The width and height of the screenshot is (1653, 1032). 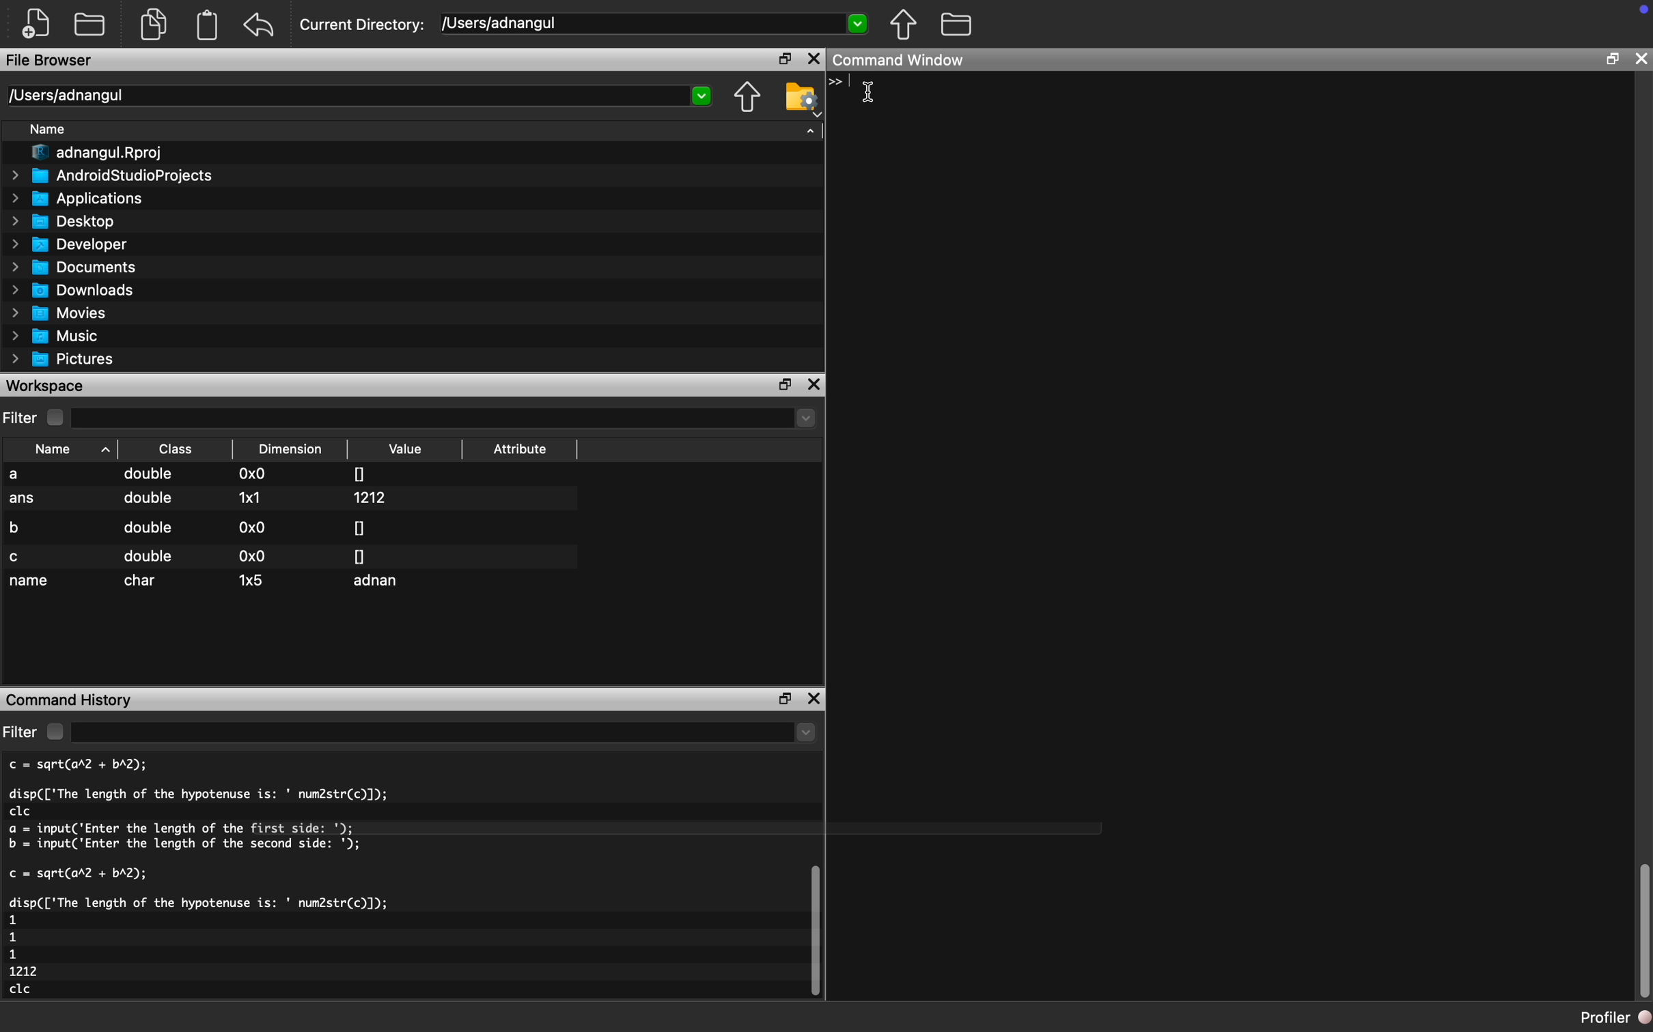 I want to click on restore down, so click(x=779, y=60).